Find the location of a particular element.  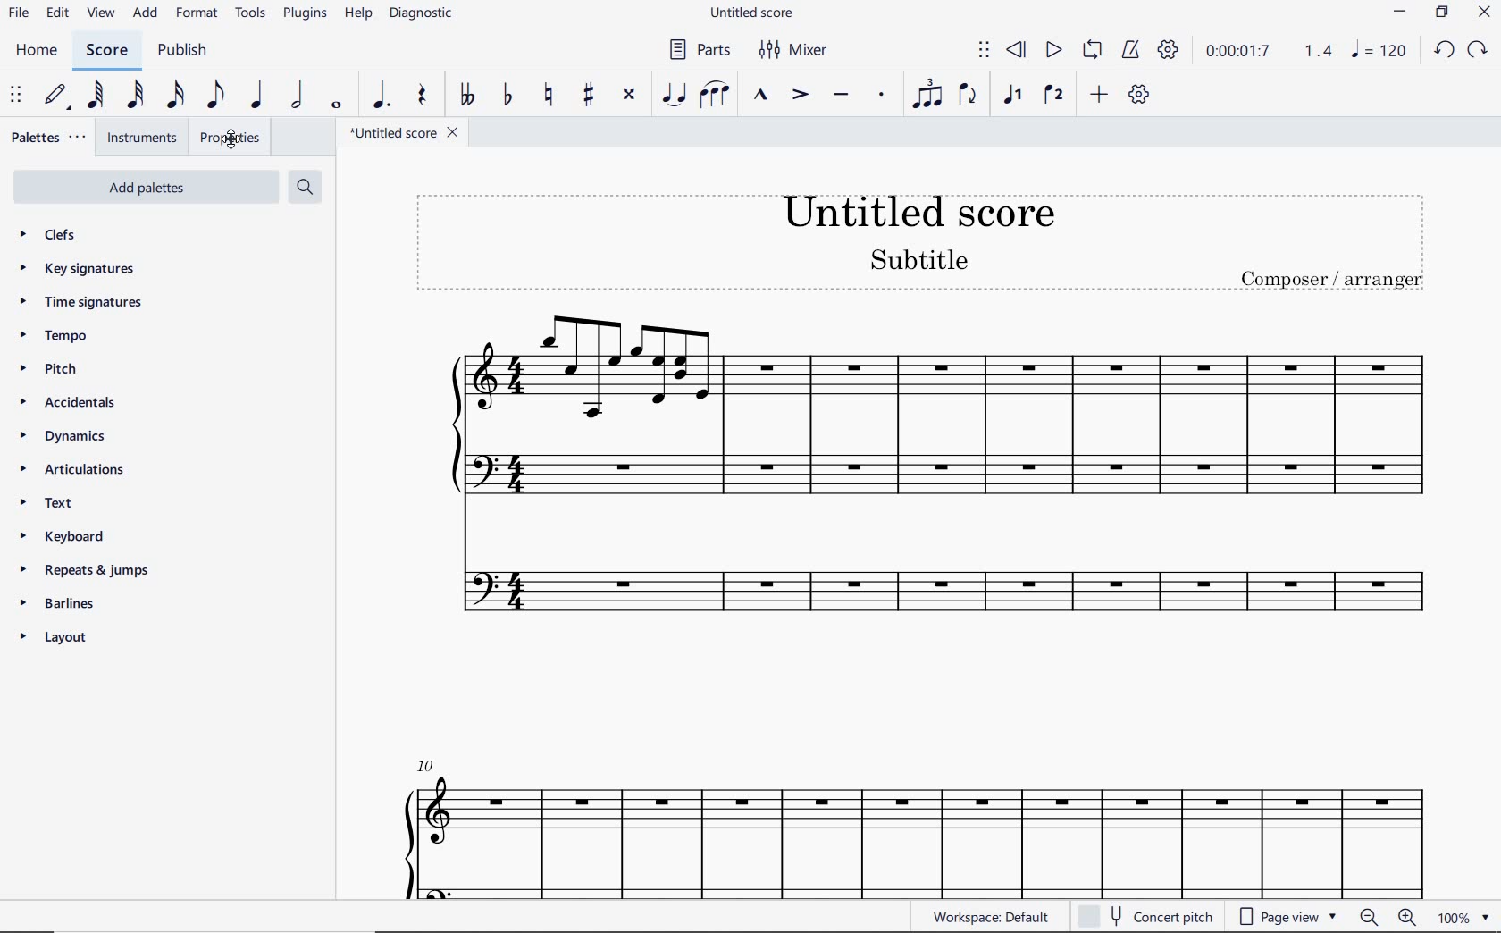

32ND NOTE is located at coordinates (138, 95).